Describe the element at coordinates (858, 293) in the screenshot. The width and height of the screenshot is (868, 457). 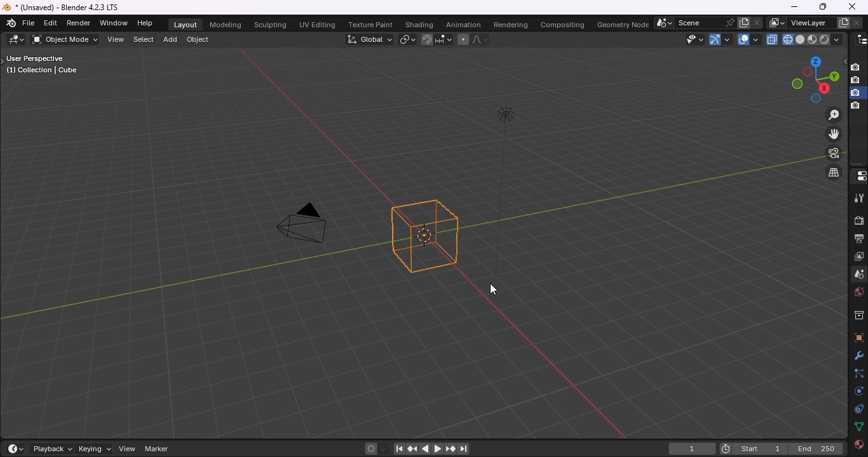
I see `world` at that location.